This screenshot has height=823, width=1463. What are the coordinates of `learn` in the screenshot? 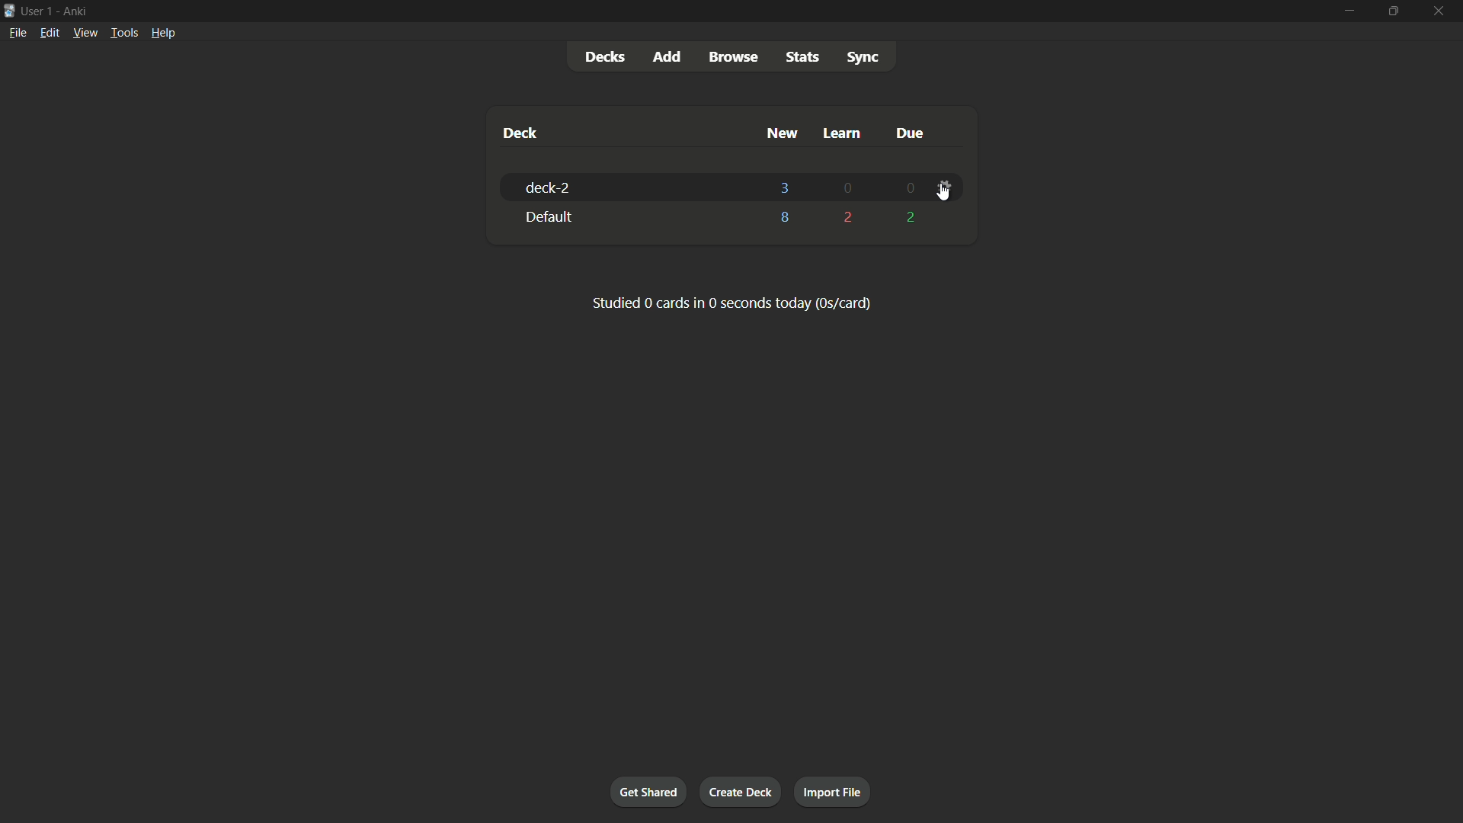 It's located at (840, 133).